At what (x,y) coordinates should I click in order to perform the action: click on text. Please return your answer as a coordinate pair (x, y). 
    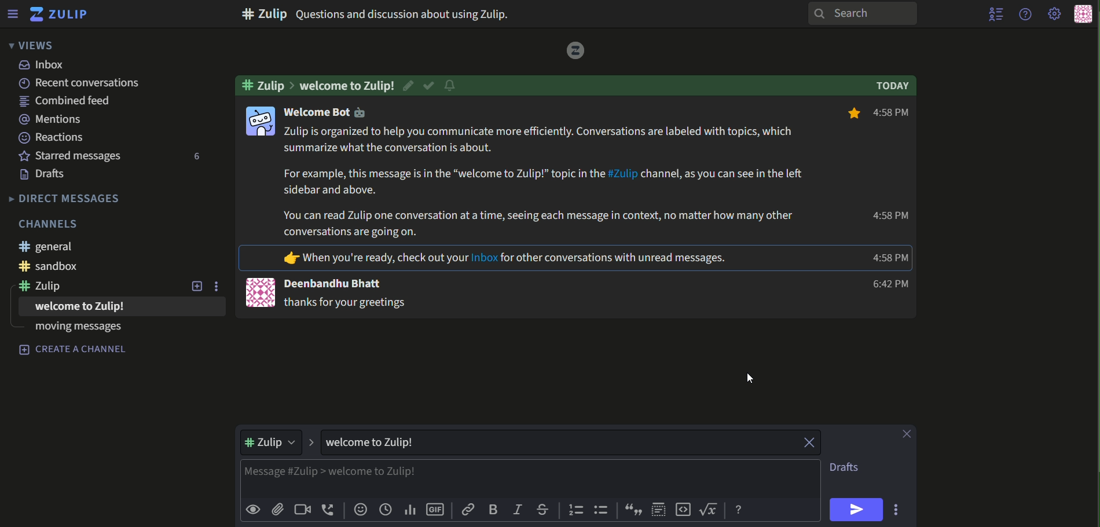
    Looking at the image, I should click on (378, 442).